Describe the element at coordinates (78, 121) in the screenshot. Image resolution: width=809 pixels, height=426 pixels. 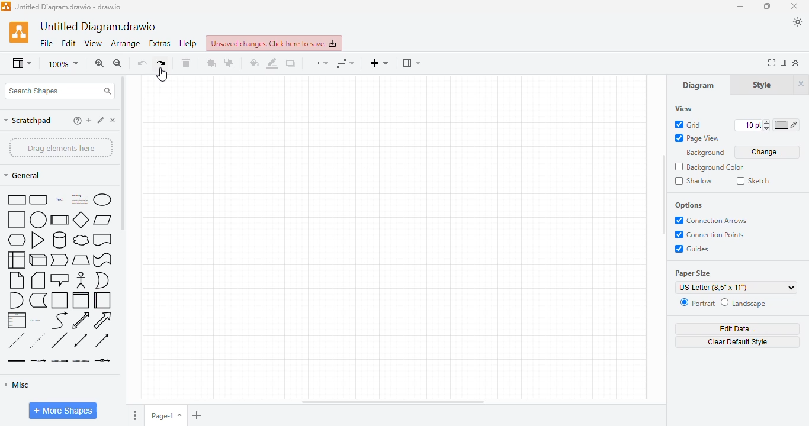
I see `help` at that location.